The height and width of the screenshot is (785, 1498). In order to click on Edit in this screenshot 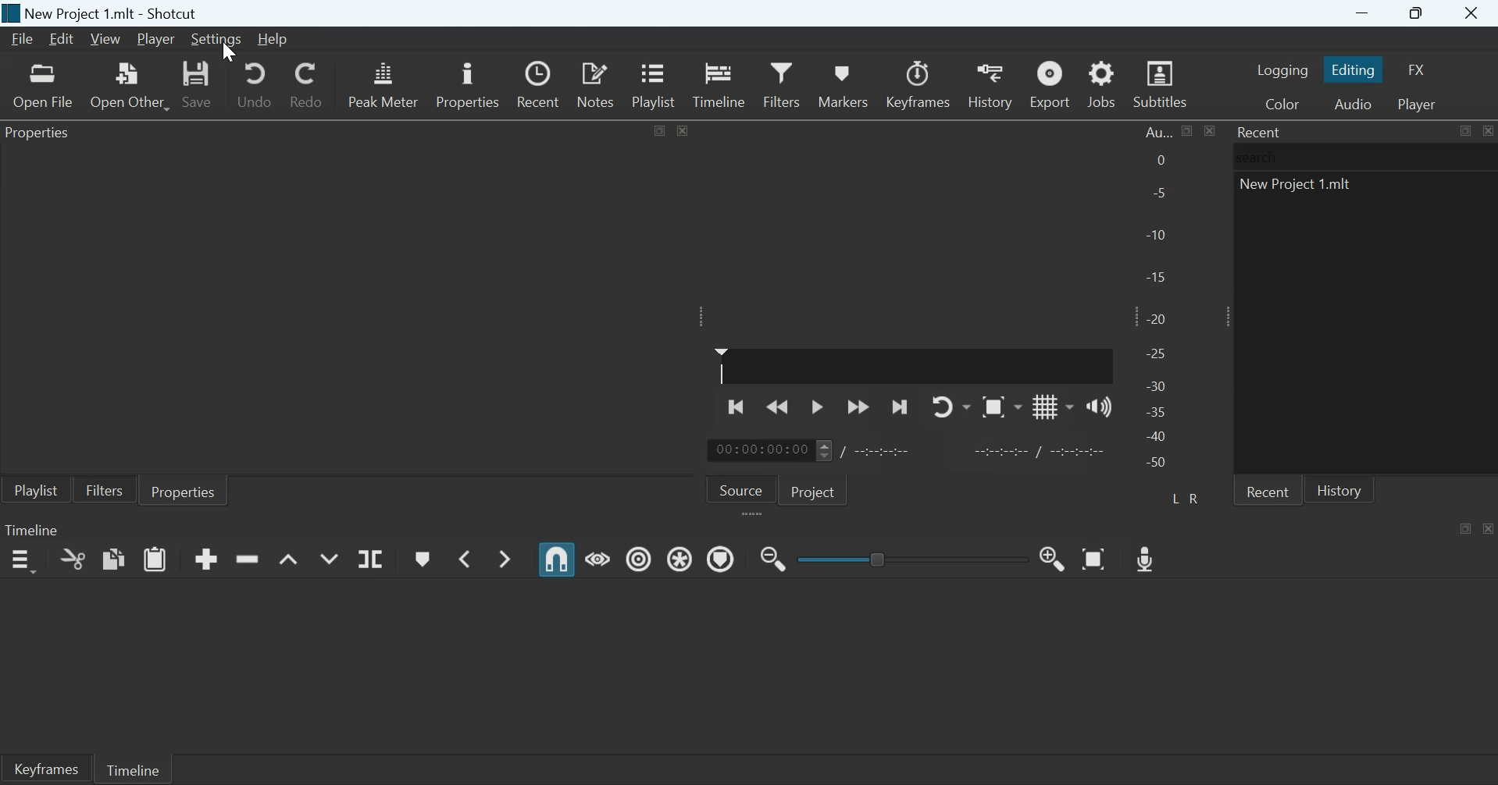, I will do `click(61, 39)`.